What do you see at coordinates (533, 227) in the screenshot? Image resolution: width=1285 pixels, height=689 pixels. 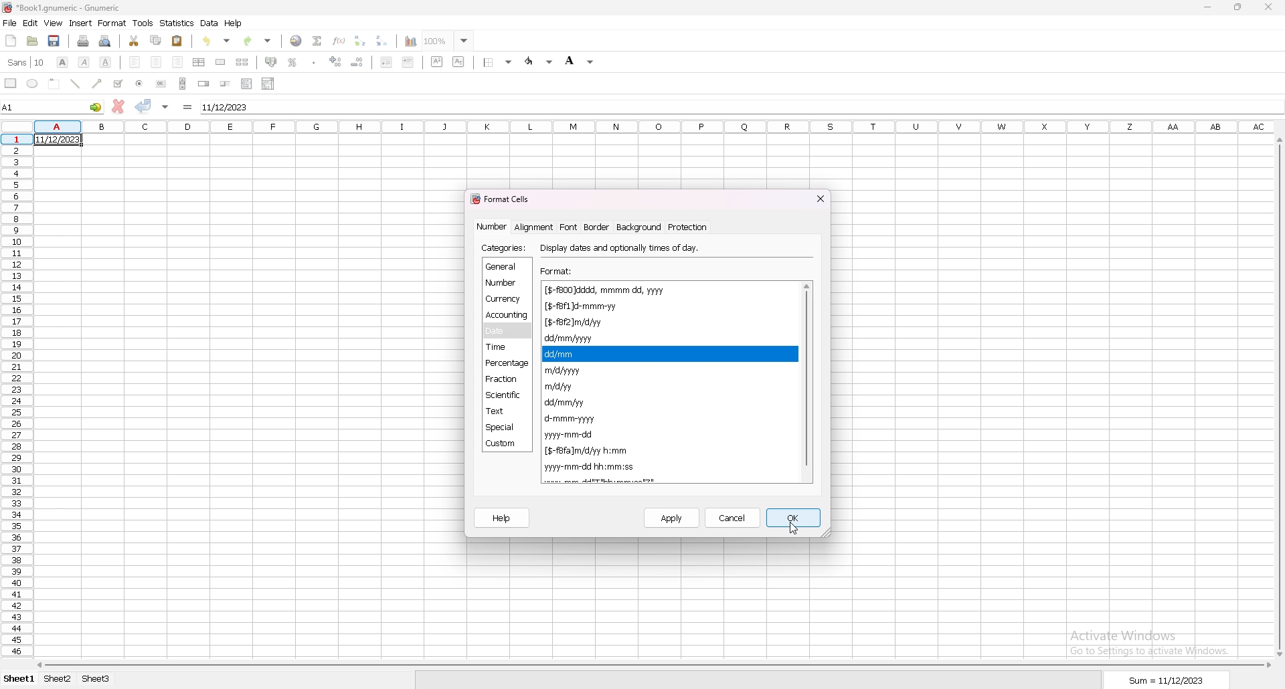 I see `alignment` at bounding box center [533, 227].